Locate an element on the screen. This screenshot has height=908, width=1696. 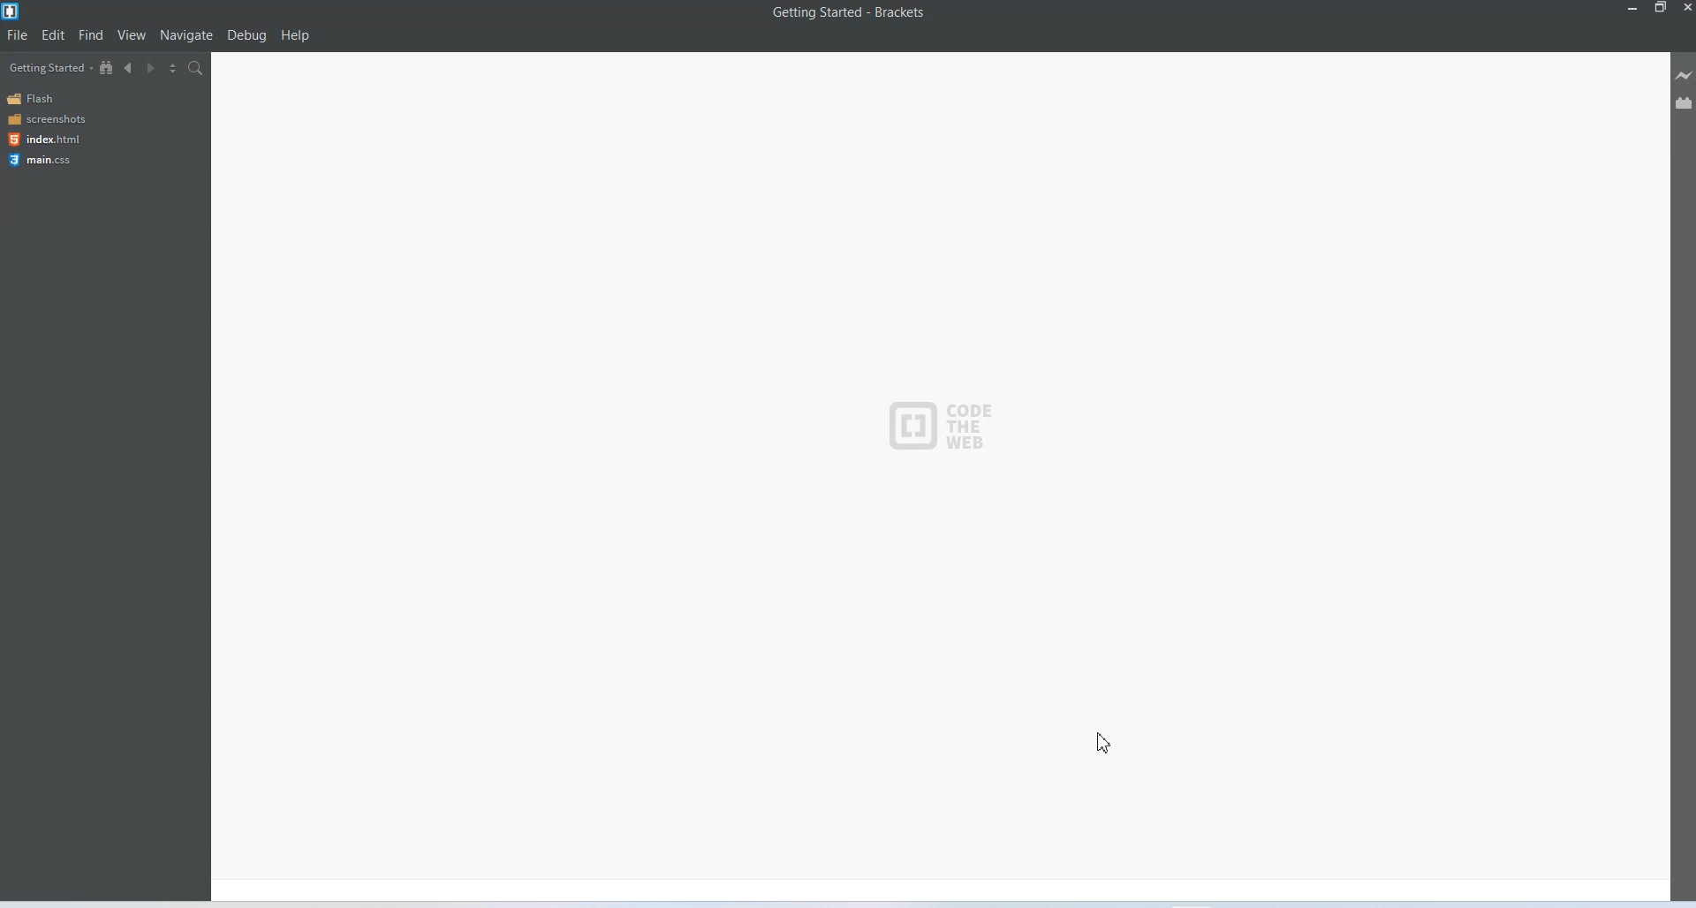
Index html is located at coordinates (60, 140).